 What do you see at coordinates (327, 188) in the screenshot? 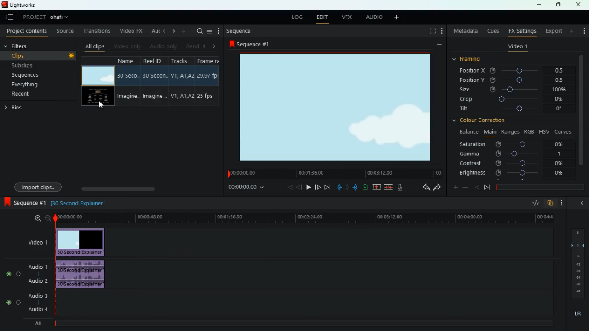
I see `forward` at bounding box center [327, 188].